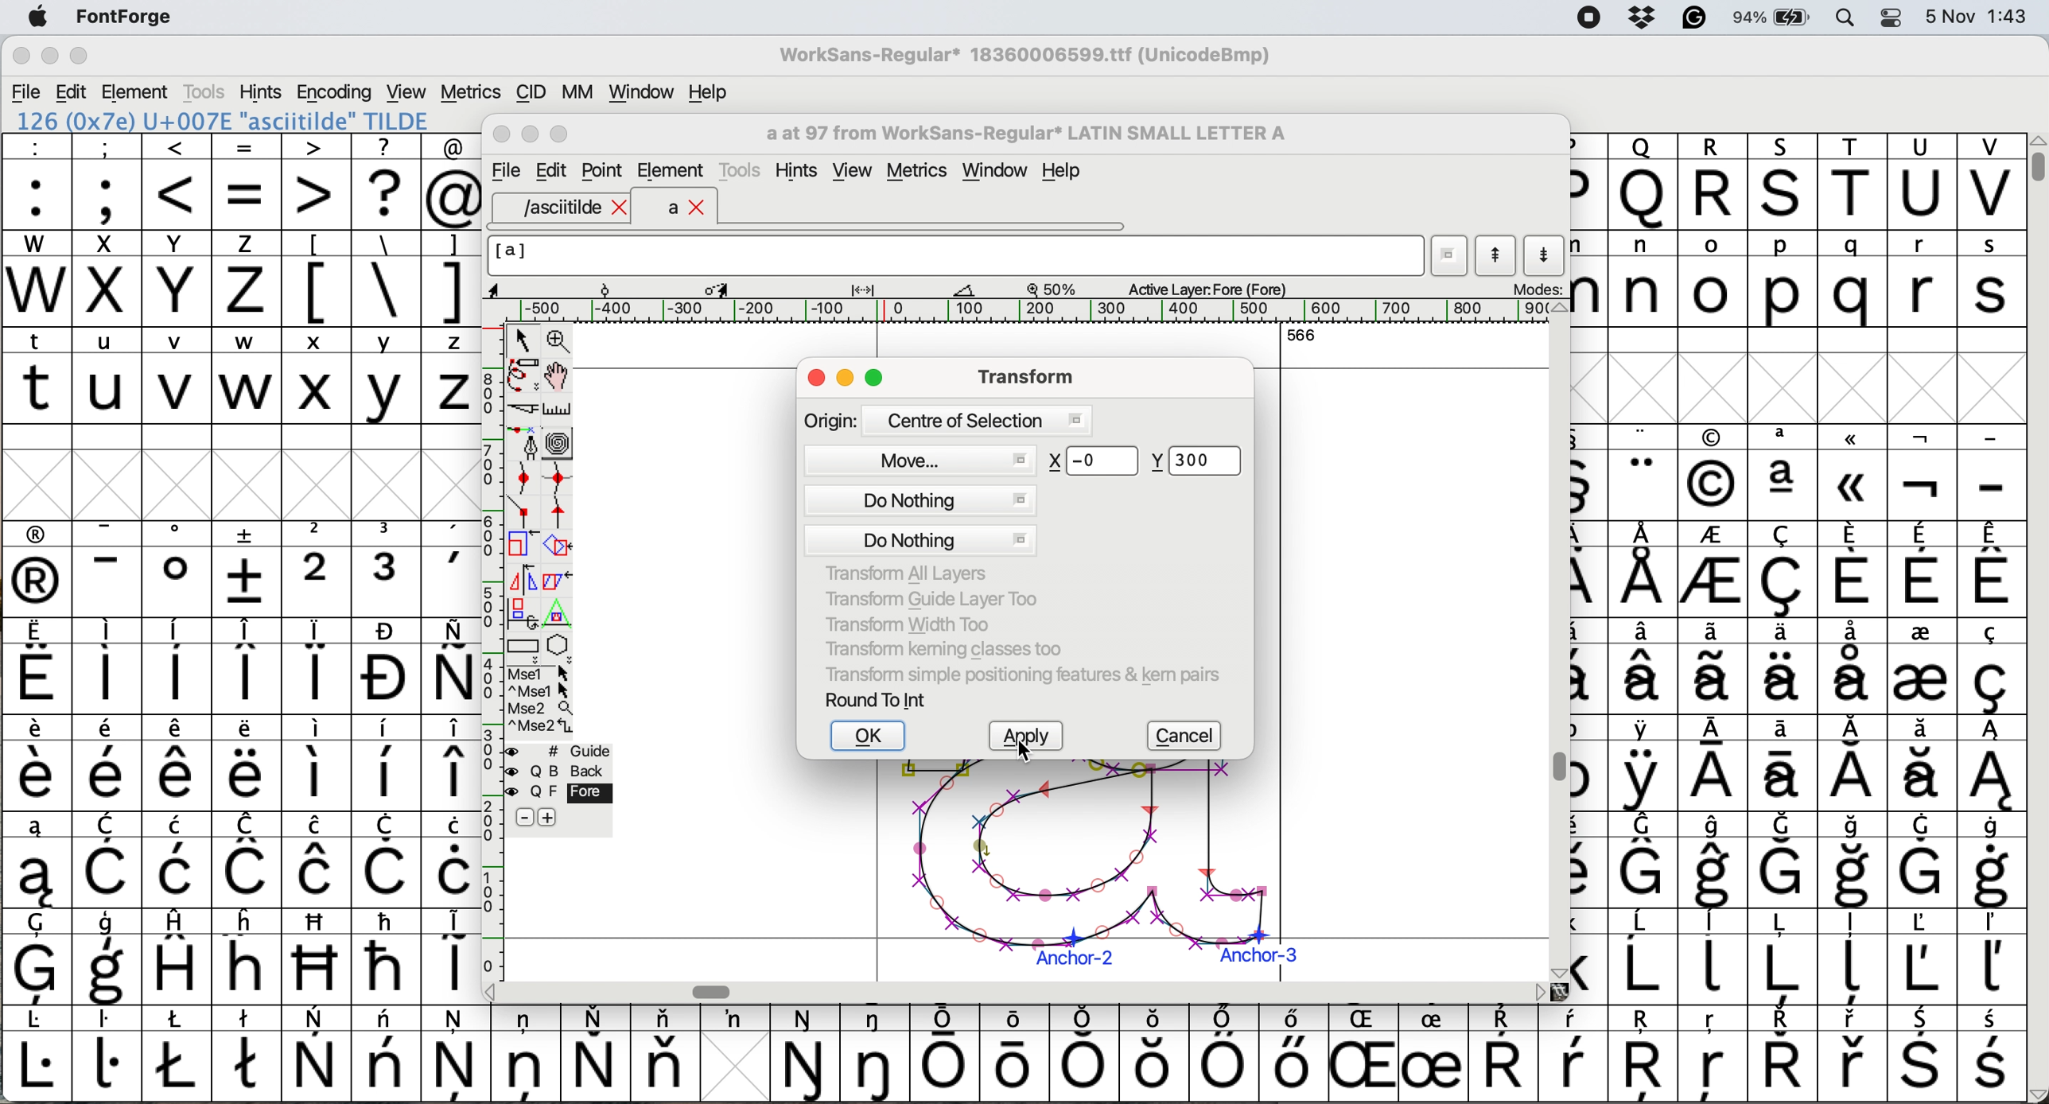  Describe the element at coordinates (1204, 288) in the screenshot. I see `active layer` at that location.